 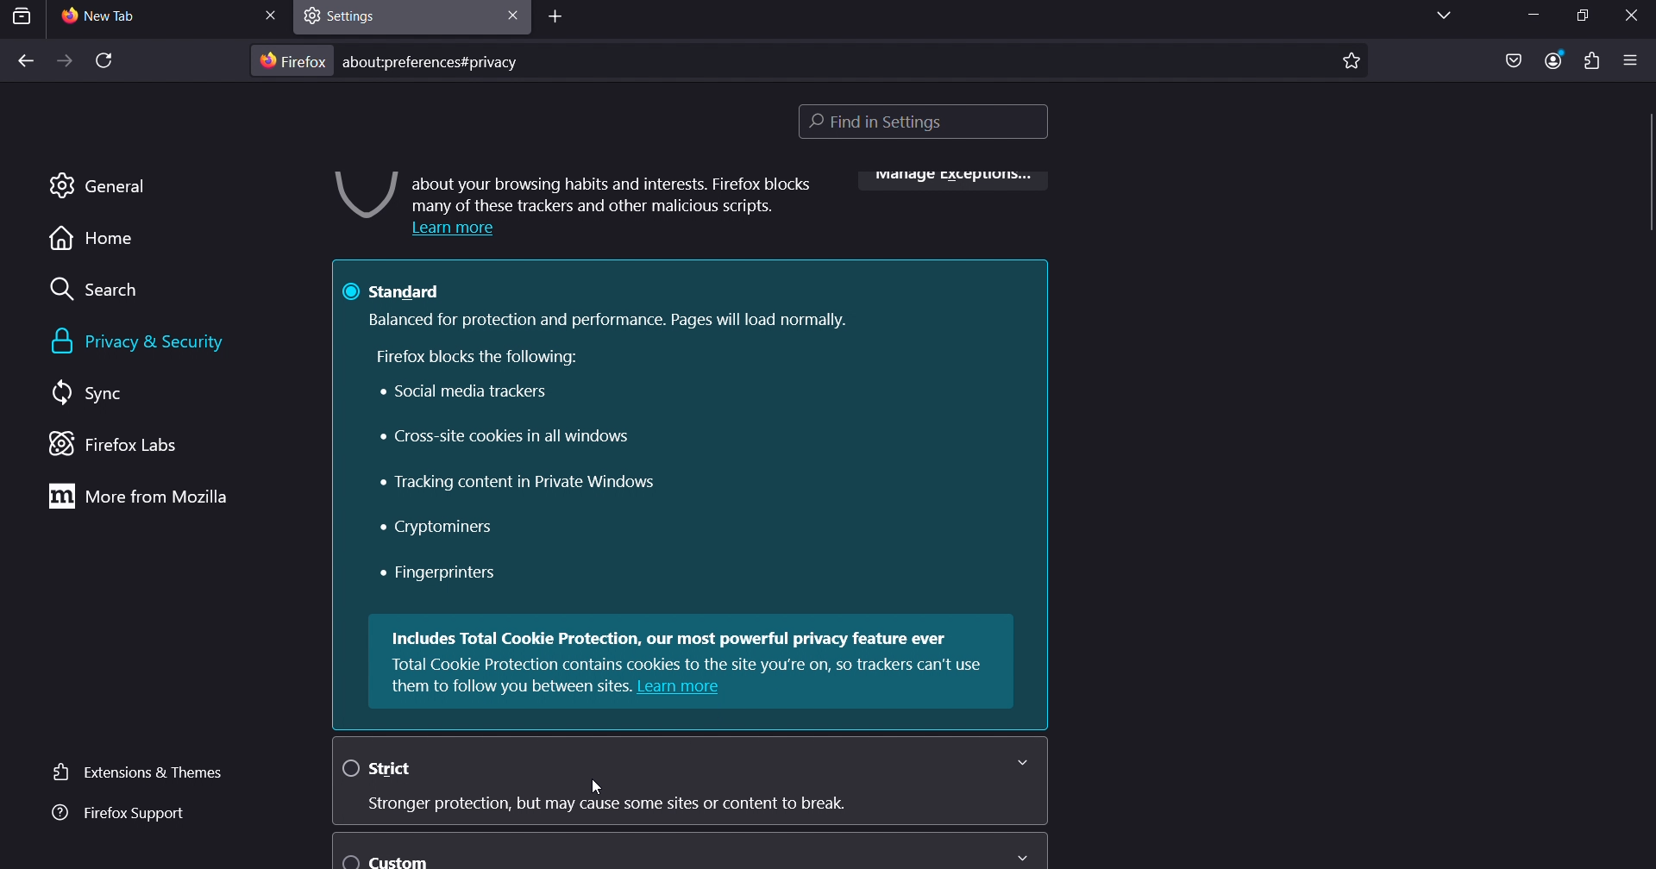 I want to click on reload page, so click(x=103, y=63).